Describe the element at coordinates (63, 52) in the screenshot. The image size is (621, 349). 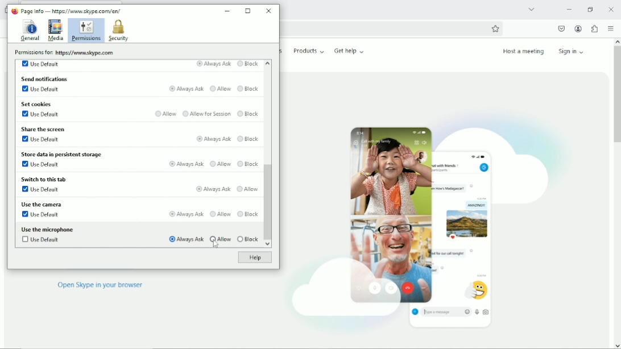
I see `Permissions for` at that location.